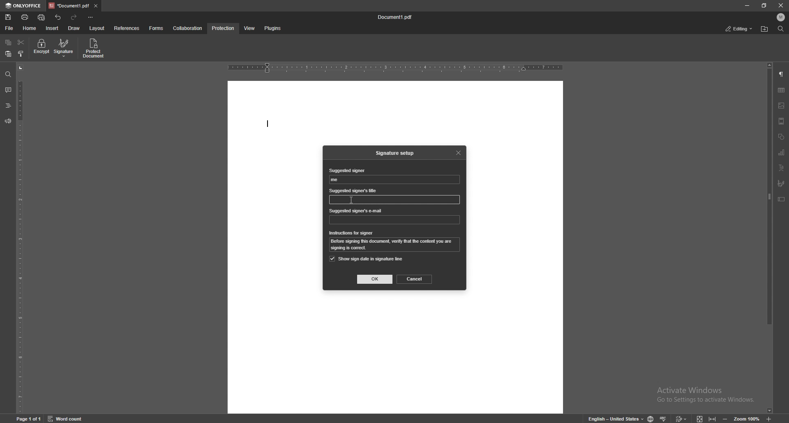 The width and height of the screenshot is (789, 423). I want to click on forms, so click(157, 28).